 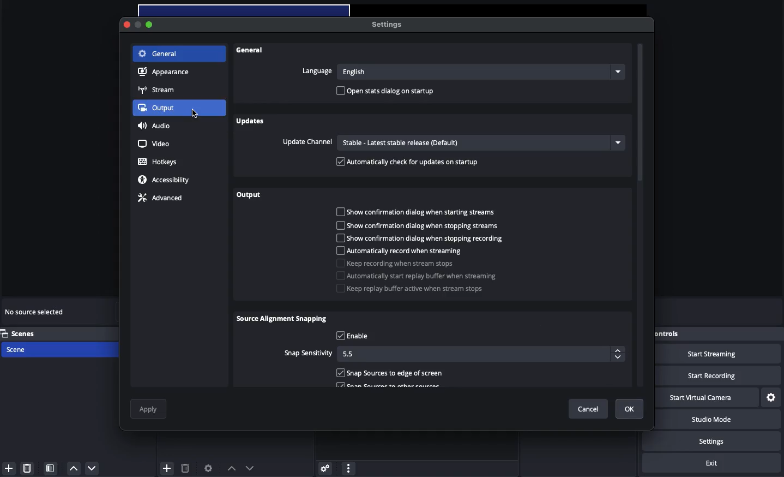 I want to click on Settings, so click(x=771, y=398).